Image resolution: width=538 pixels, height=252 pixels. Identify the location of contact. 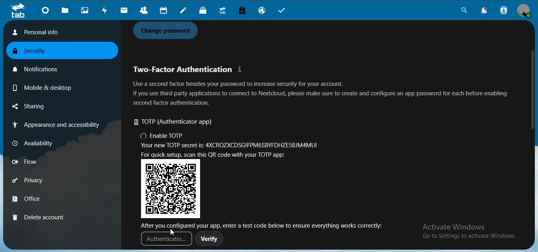
(144, 11).